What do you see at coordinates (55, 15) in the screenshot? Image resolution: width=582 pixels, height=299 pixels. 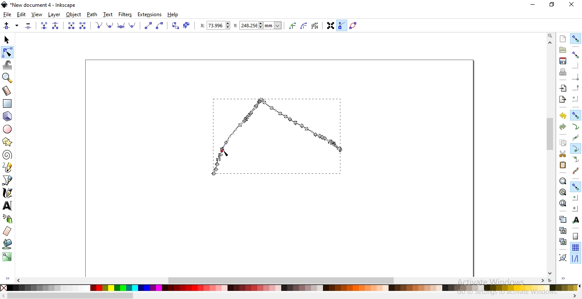 I see `layer` at bounding box center [55, 15].